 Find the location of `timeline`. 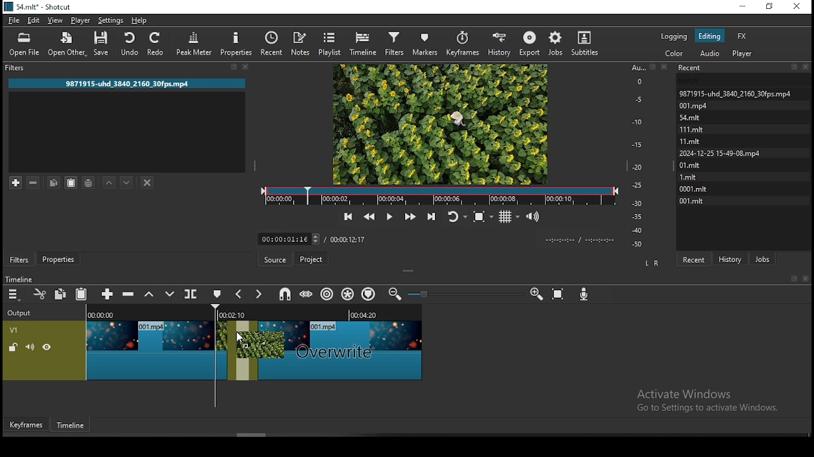

timeline is located at coordinates (364, 43).